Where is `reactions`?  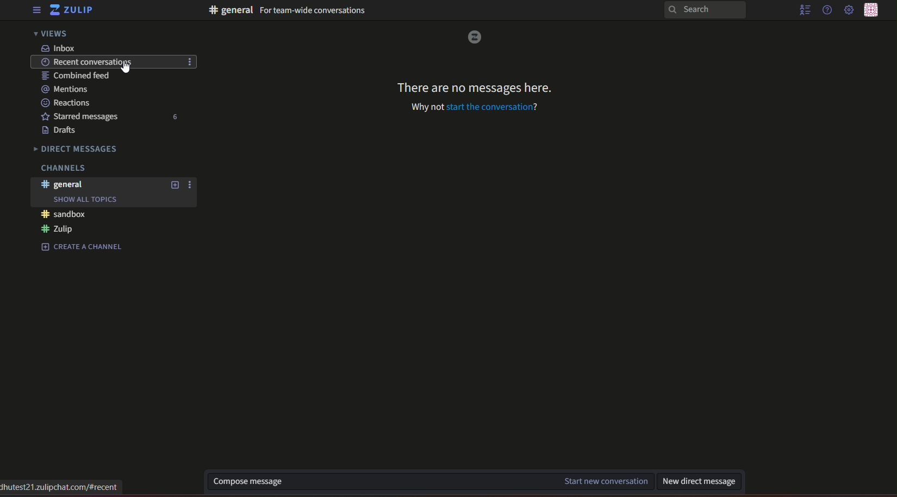
reactions is located at coordinates (66, 102).